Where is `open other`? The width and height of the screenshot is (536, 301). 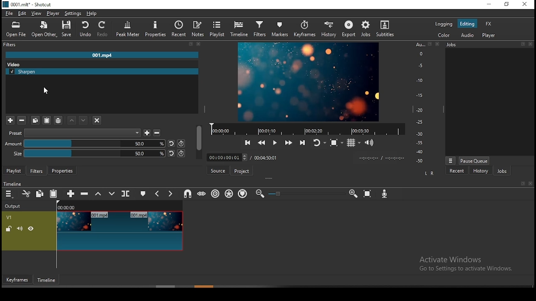 open other is located at coordinates (45, 30).